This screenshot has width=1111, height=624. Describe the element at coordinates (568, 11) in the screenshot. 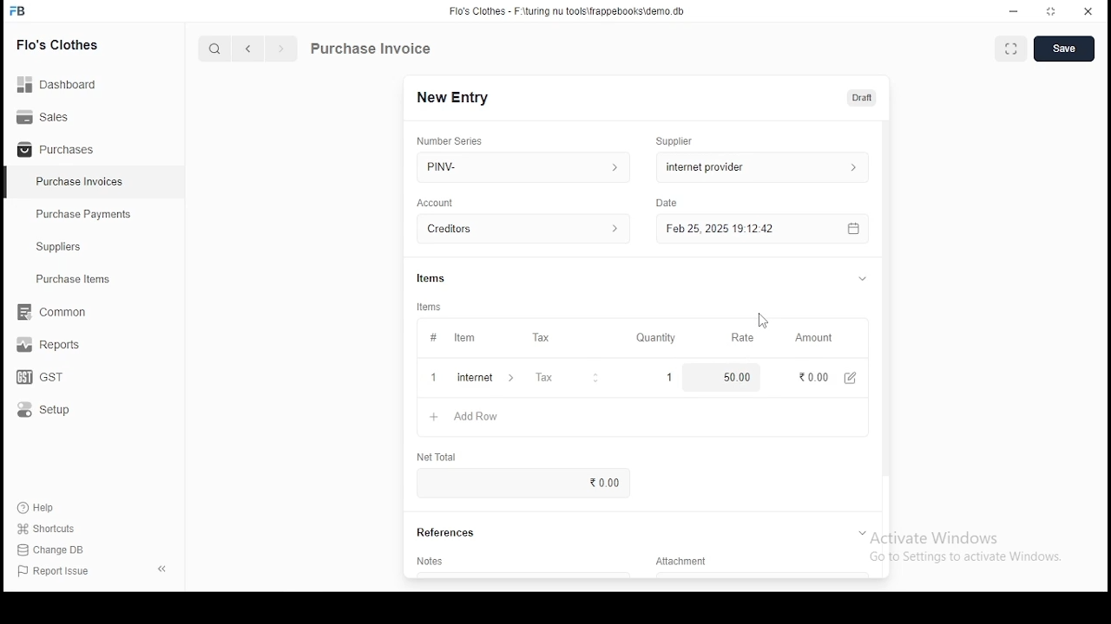

I see `flo's clothes - F:\turing nu tools\frappebooks\demo.db` at that location.